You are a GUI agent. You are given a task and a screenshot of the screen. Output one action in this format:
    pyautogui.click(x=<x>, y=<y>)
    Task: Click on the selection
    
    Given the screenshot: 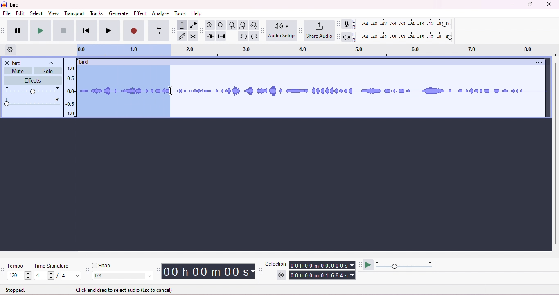 What is the action you would take?
    pyautogui.click(x=277, y=263)
    